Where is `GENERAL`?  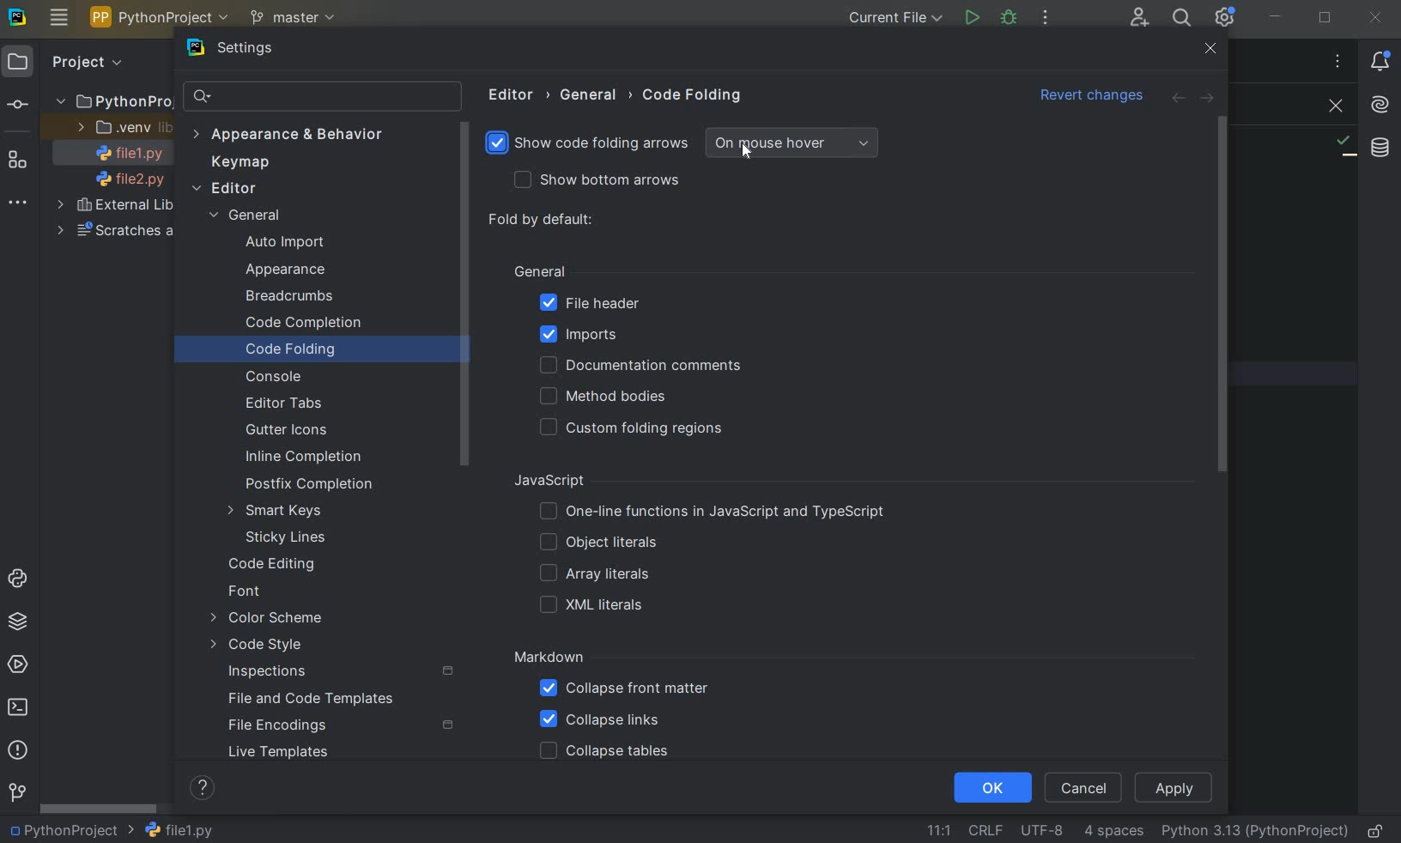 GENERAL is located at coordinates (593, 95).